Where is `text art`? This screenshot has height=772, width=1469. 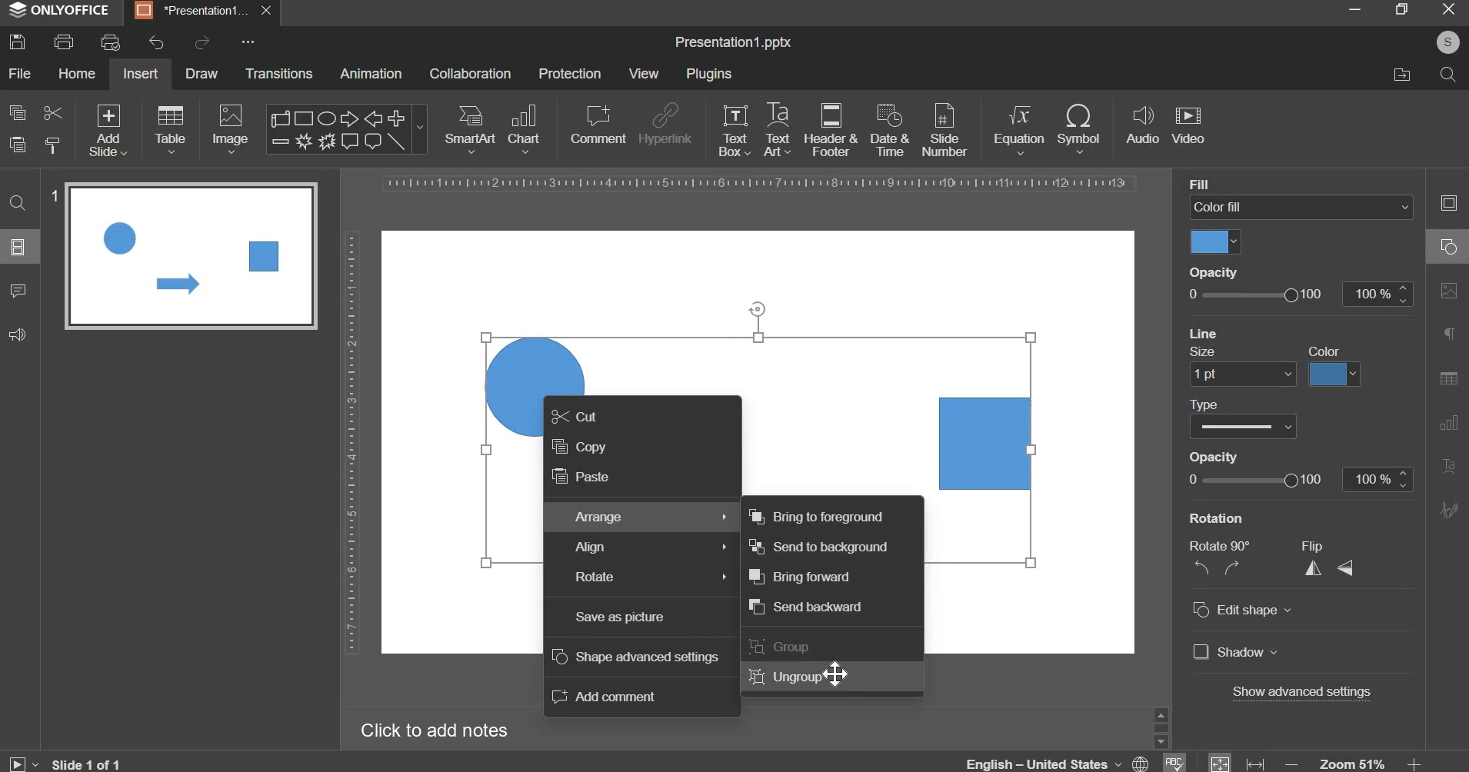 text art is located at coordinates (778, 129).